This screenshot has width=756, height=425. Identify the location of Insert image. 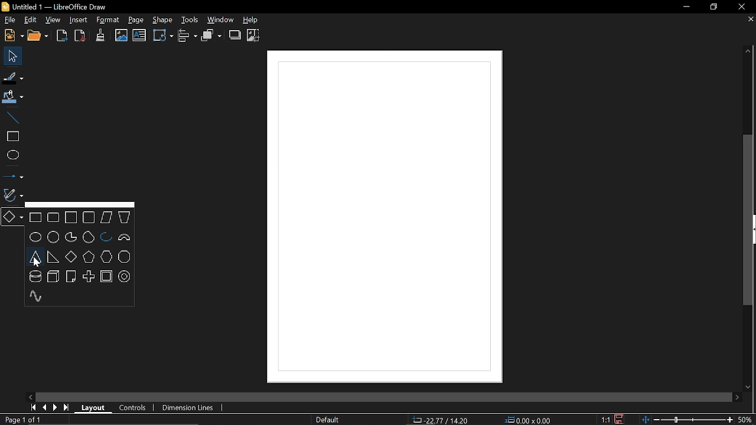
(139, 35).